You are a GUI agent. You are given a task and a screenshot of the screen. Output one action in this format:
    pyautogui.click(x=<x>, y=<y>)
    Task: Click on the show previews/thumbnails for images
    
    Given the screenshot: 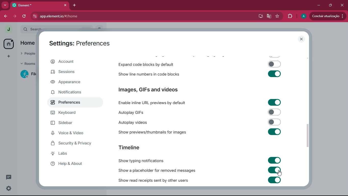 What is the action you would take?
    pyautogui.click(x=153, y=132)
    